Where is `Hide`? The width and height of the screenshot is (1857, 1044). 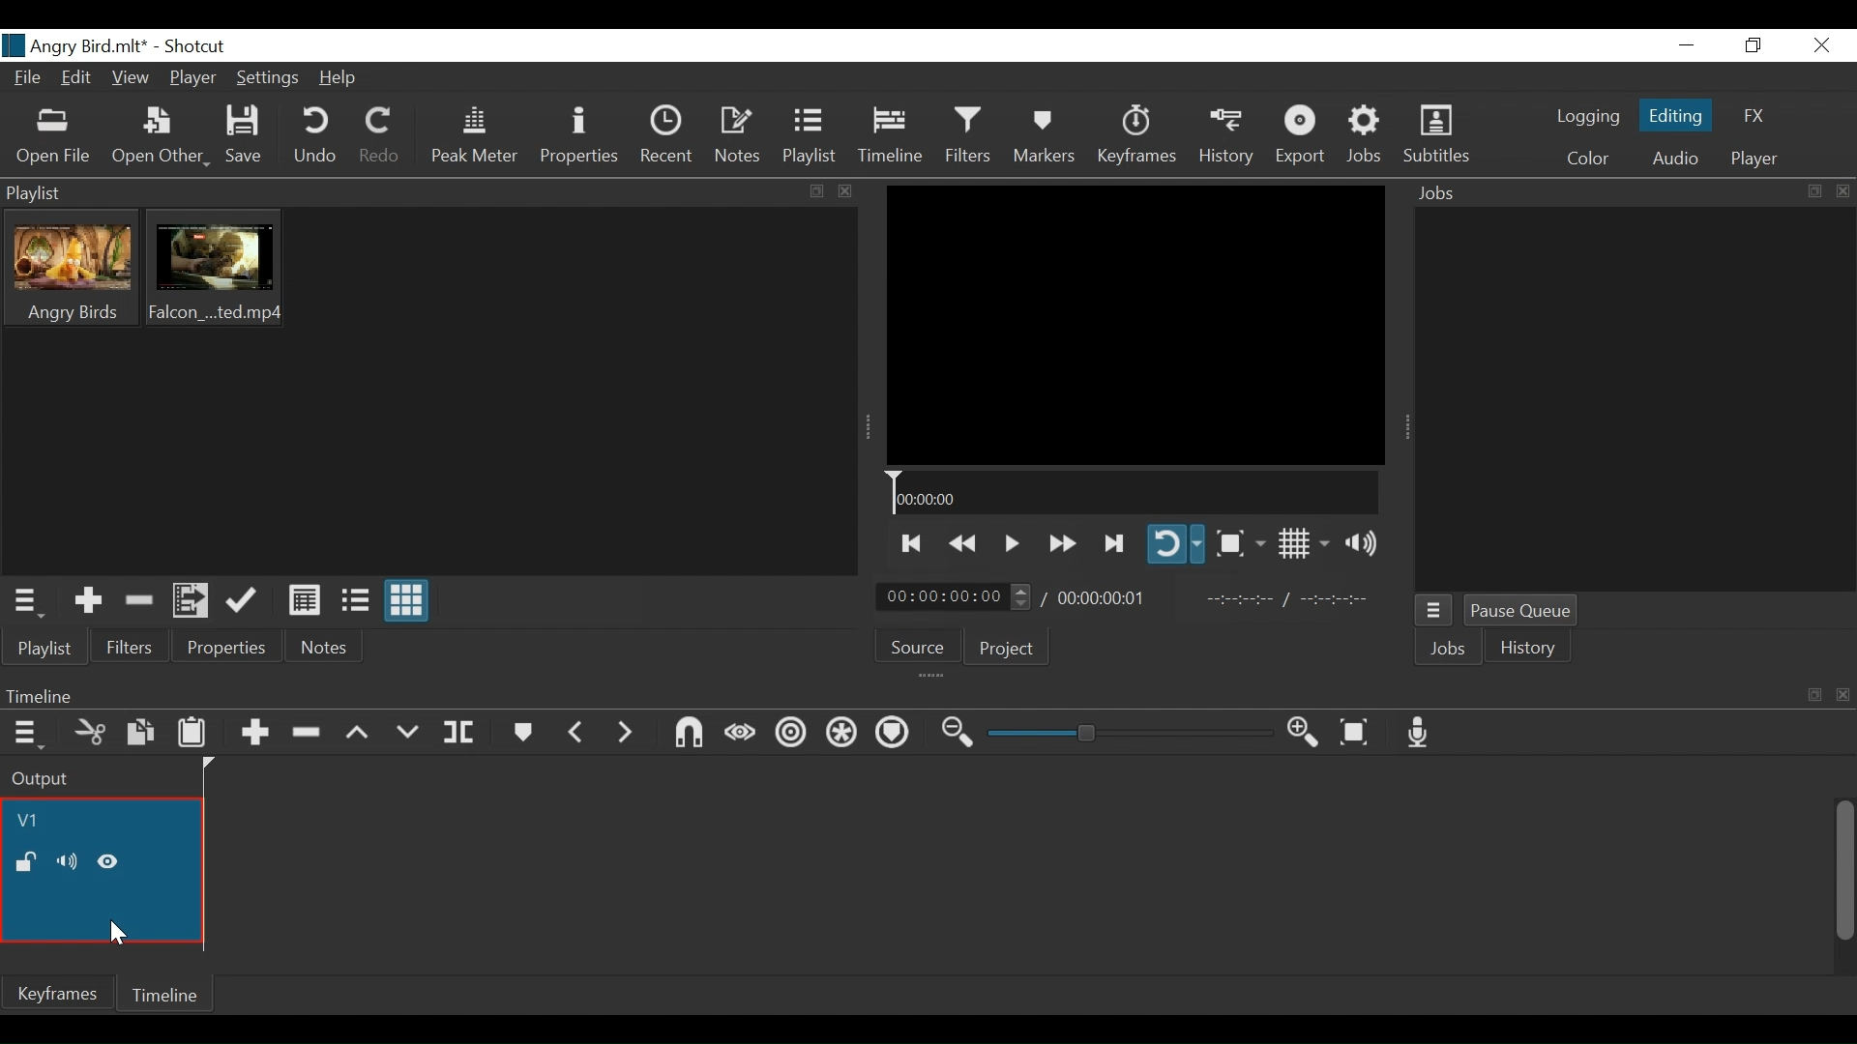
Hide is located at coordinates (115, 934).